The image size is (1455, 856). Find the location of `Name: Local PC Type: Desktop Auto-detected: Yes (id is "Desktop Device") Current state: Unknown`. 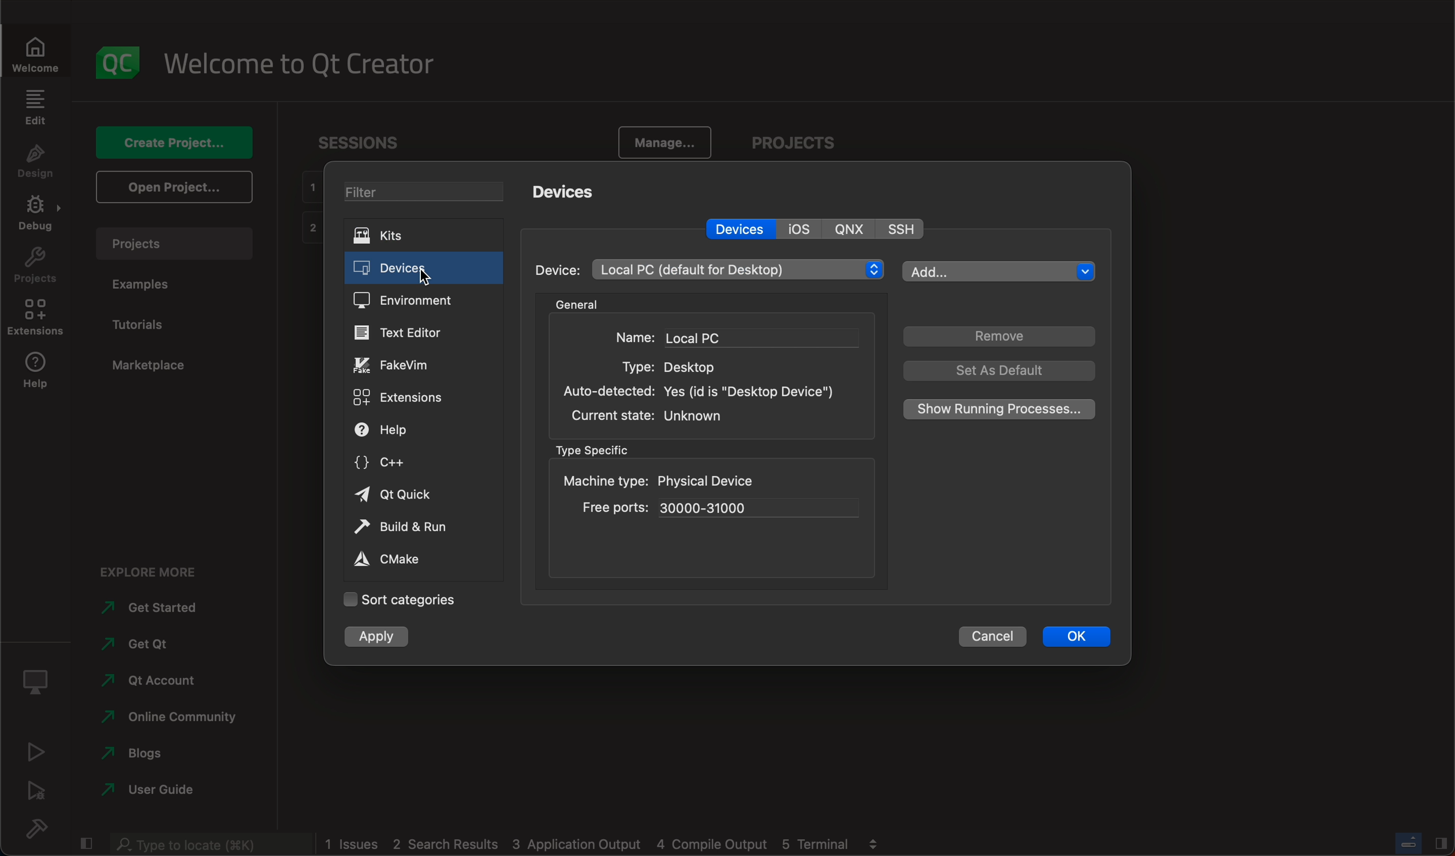

Name: Local PC Type: Desktop Auto-detected: Yes (id is "Desktop Device") Current state: Unknown is located at coordinates (706, 378).